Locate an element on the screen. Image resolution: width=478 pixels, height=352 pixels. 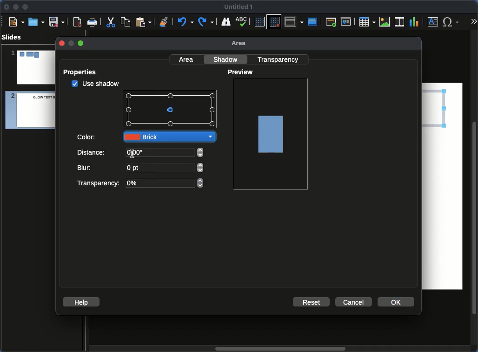
New is located at coordinates (16, 21).